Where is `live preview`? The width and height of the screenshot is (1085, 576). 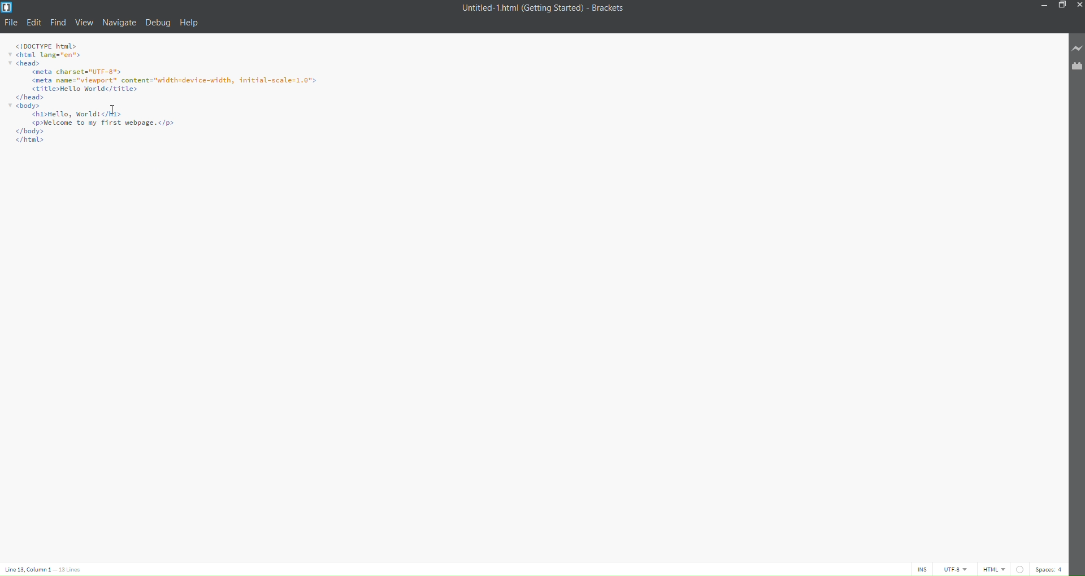
live preview is located at coordinates (1074, 49).